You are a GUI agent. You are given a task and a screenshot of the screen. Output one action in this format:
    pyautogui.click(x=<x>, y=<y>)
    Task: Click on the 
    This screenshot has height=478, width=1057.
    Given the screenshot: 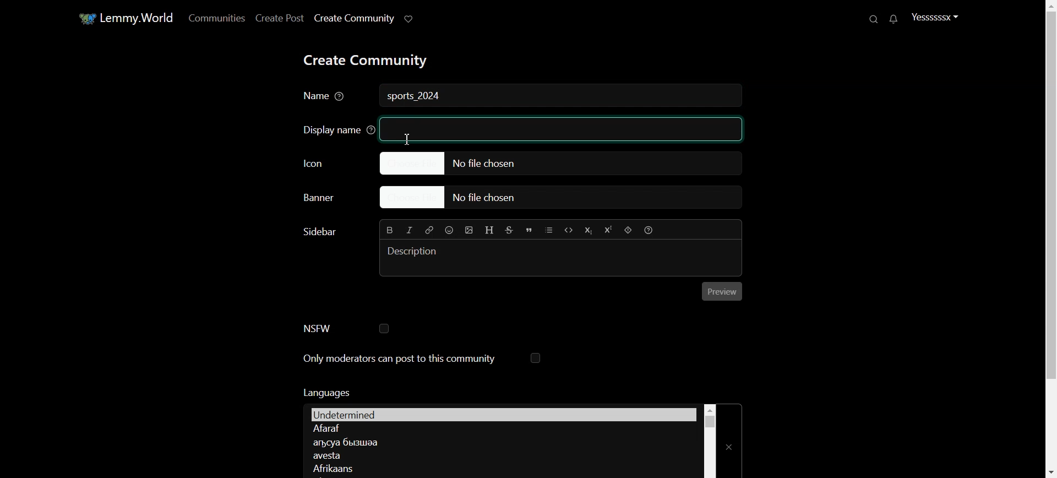 What is the action you would take?
    pyautogui.click(x=367, y=61)
    